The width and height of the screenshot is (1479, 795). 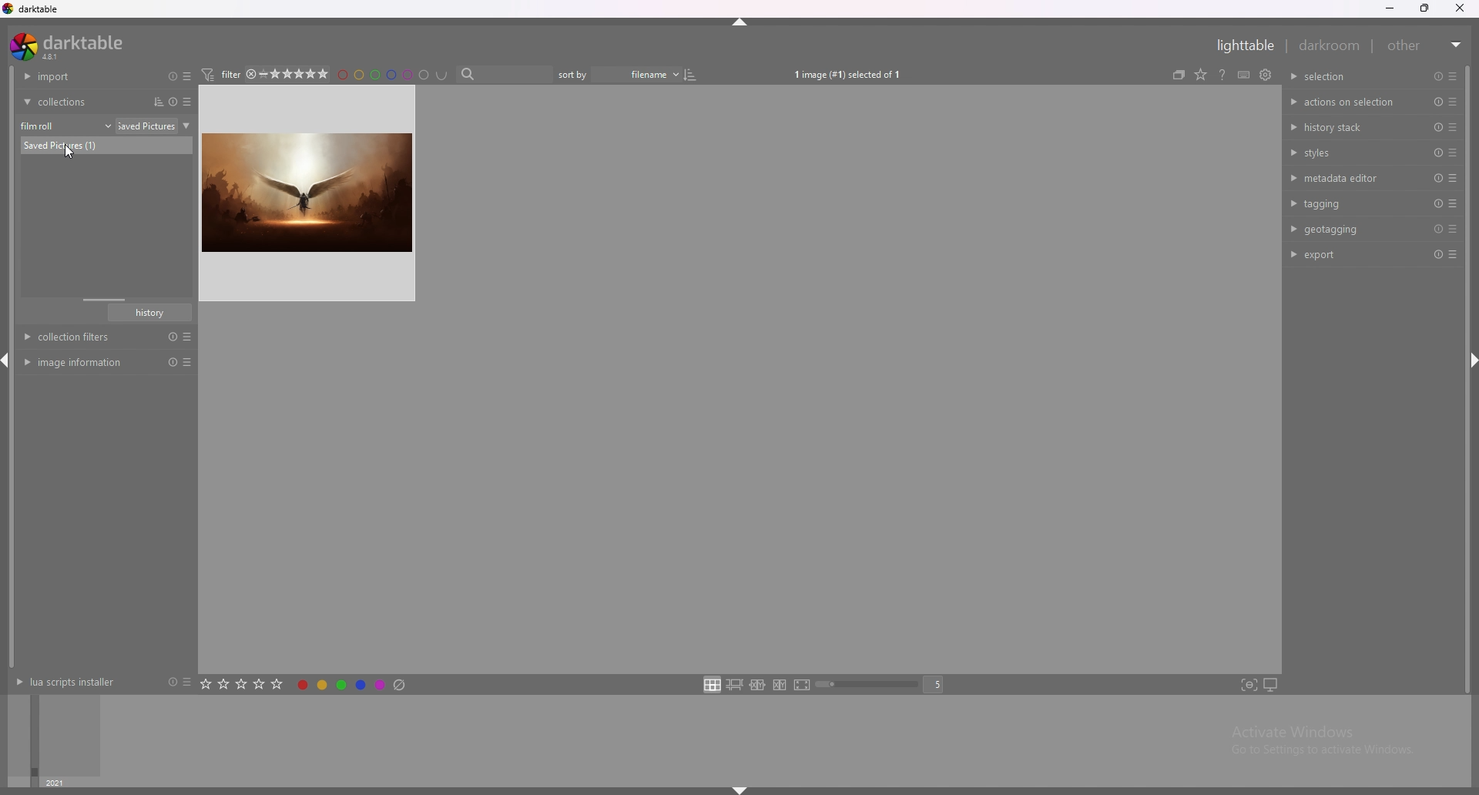 I want to click on filter, so click(x=227, y=74).